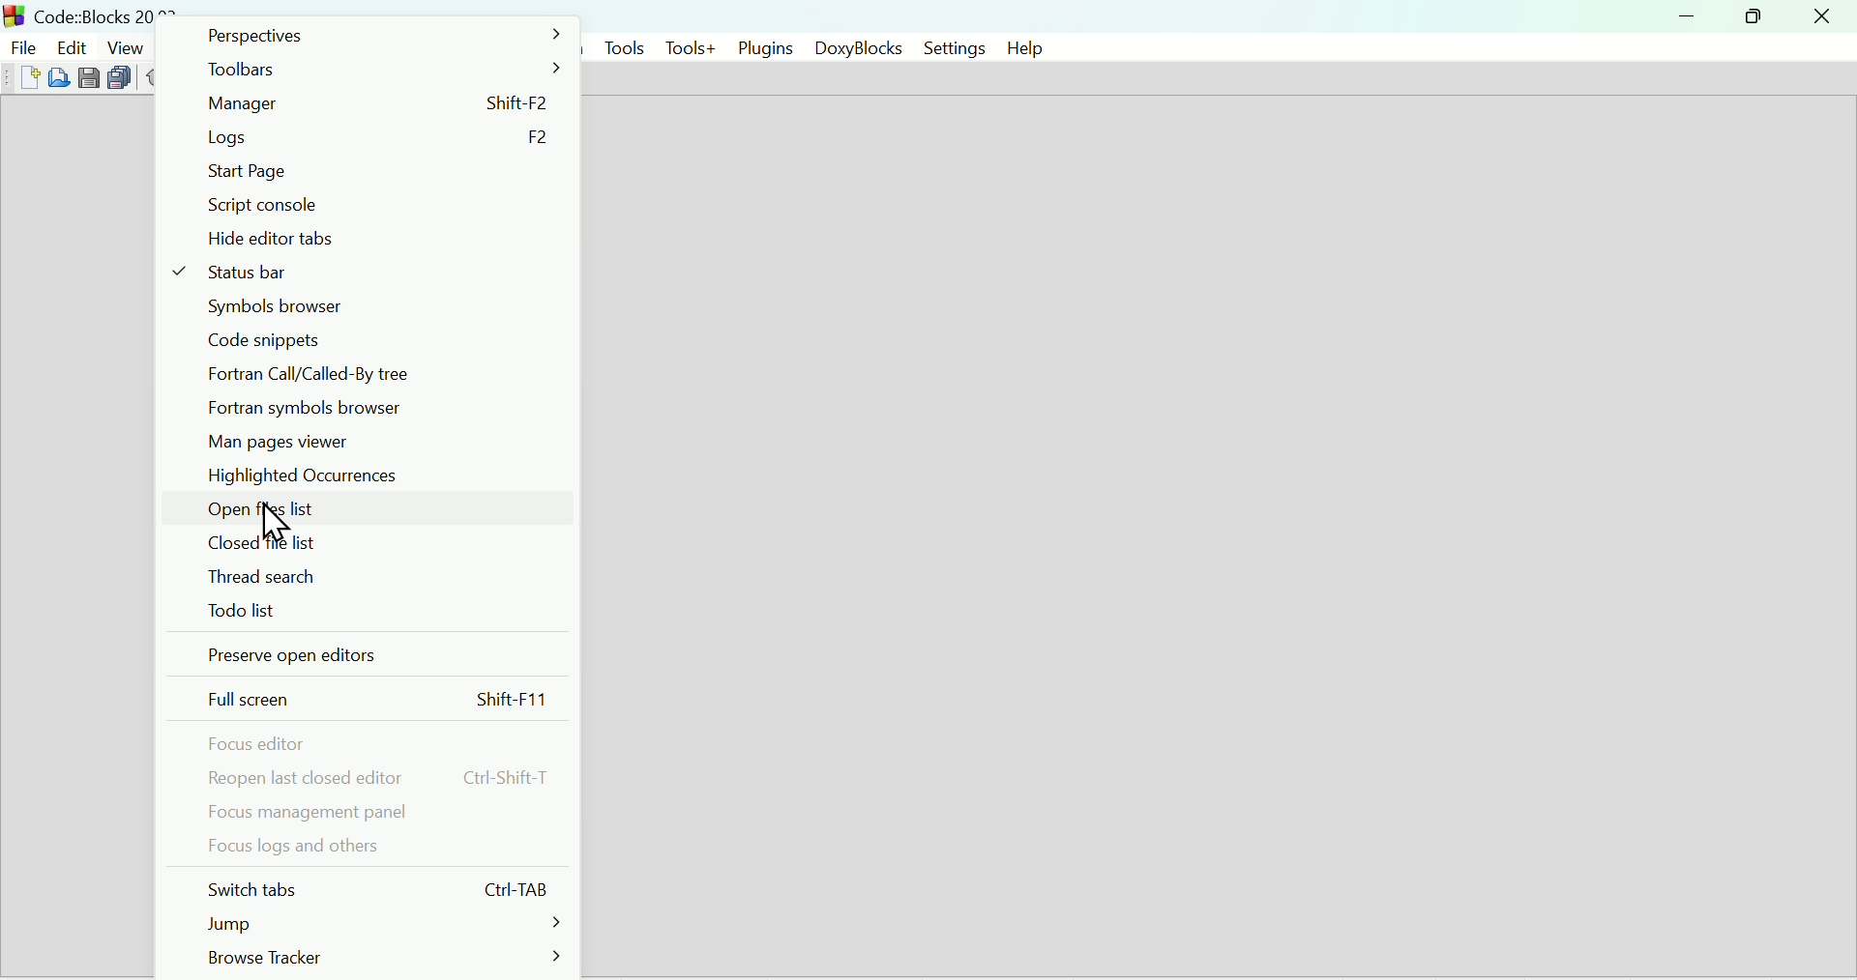 Image resolution: width=1857 pixels, height=980 pixels. I want to click on Browse tracker, so click(384, 958).